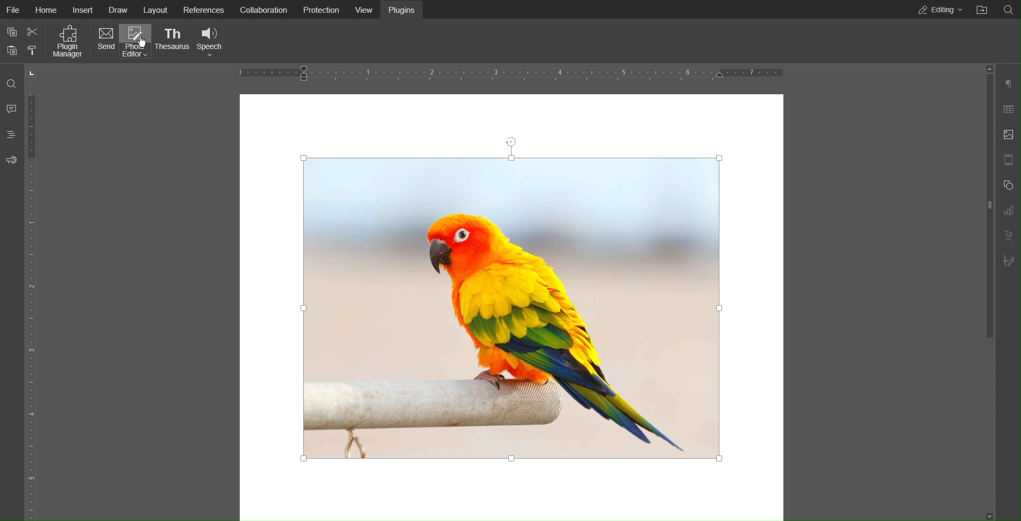  What do you see at coordinates (139, 42) in the screenshot?
I see `Photo Editor` at bounding box center [139, 42].